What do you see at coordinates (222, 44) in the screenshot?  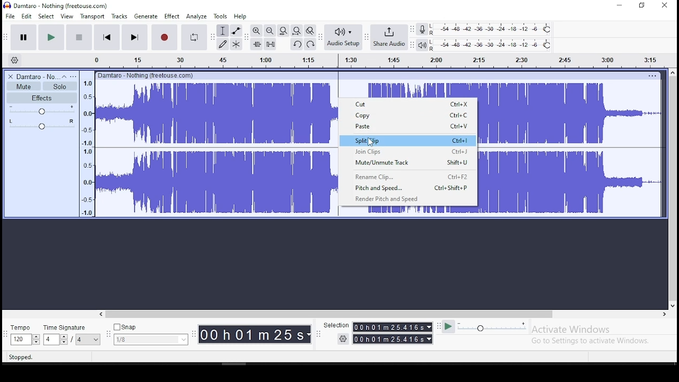 I see `draw tool` at bounding box center [222, 44].